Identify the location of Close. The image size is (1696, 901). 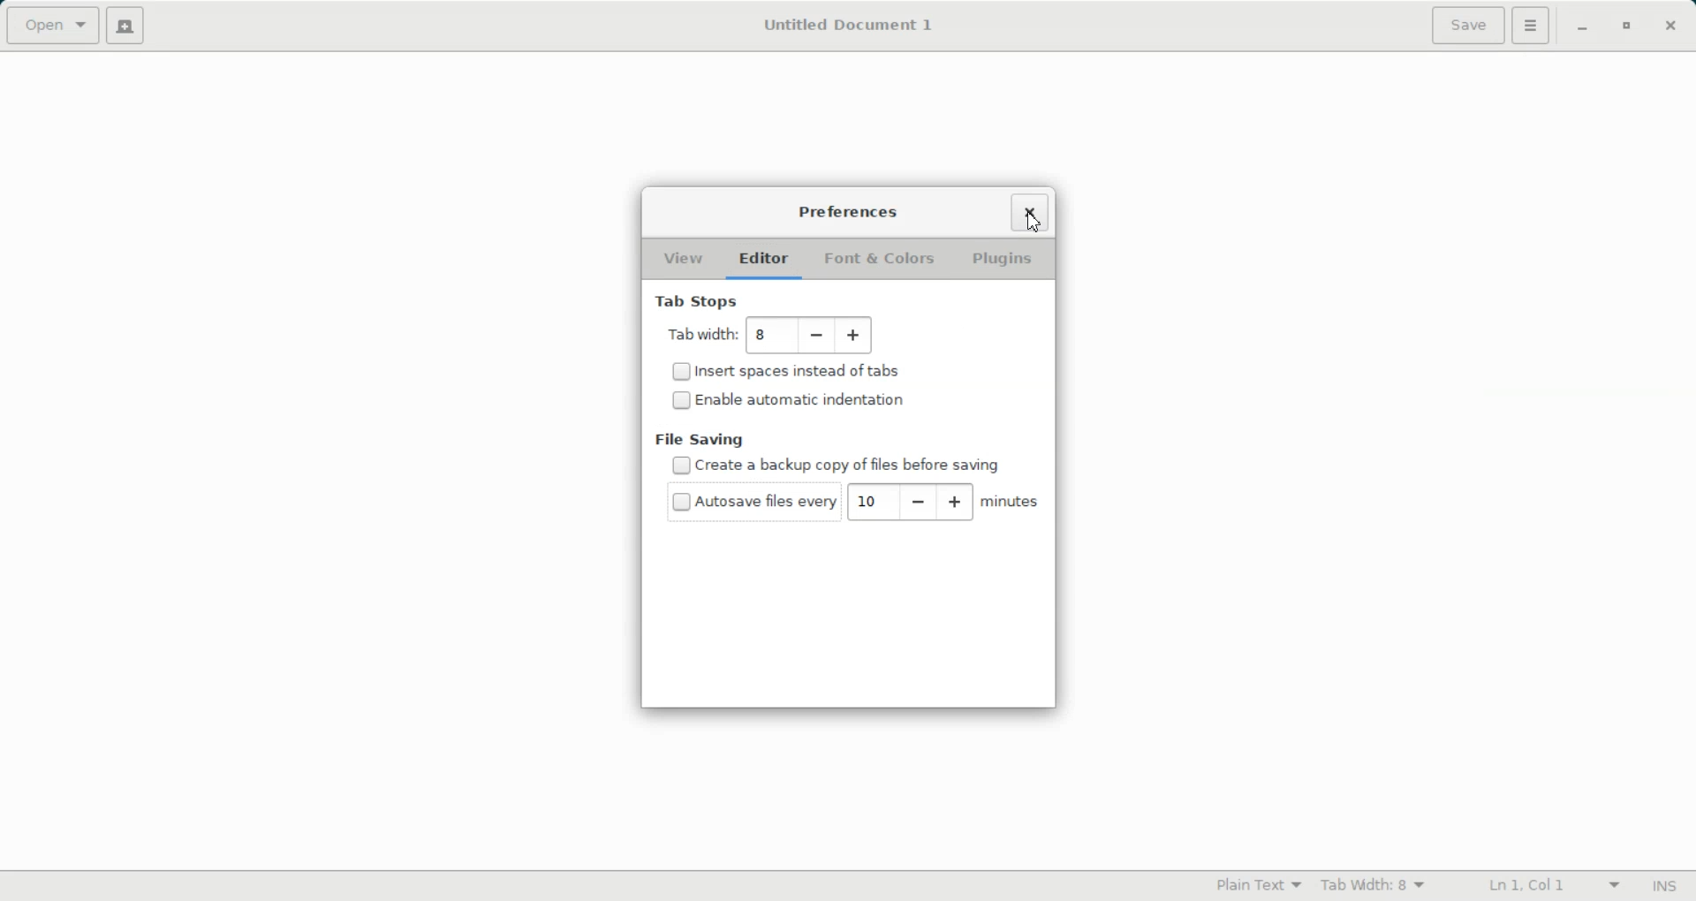
(1670, 25).